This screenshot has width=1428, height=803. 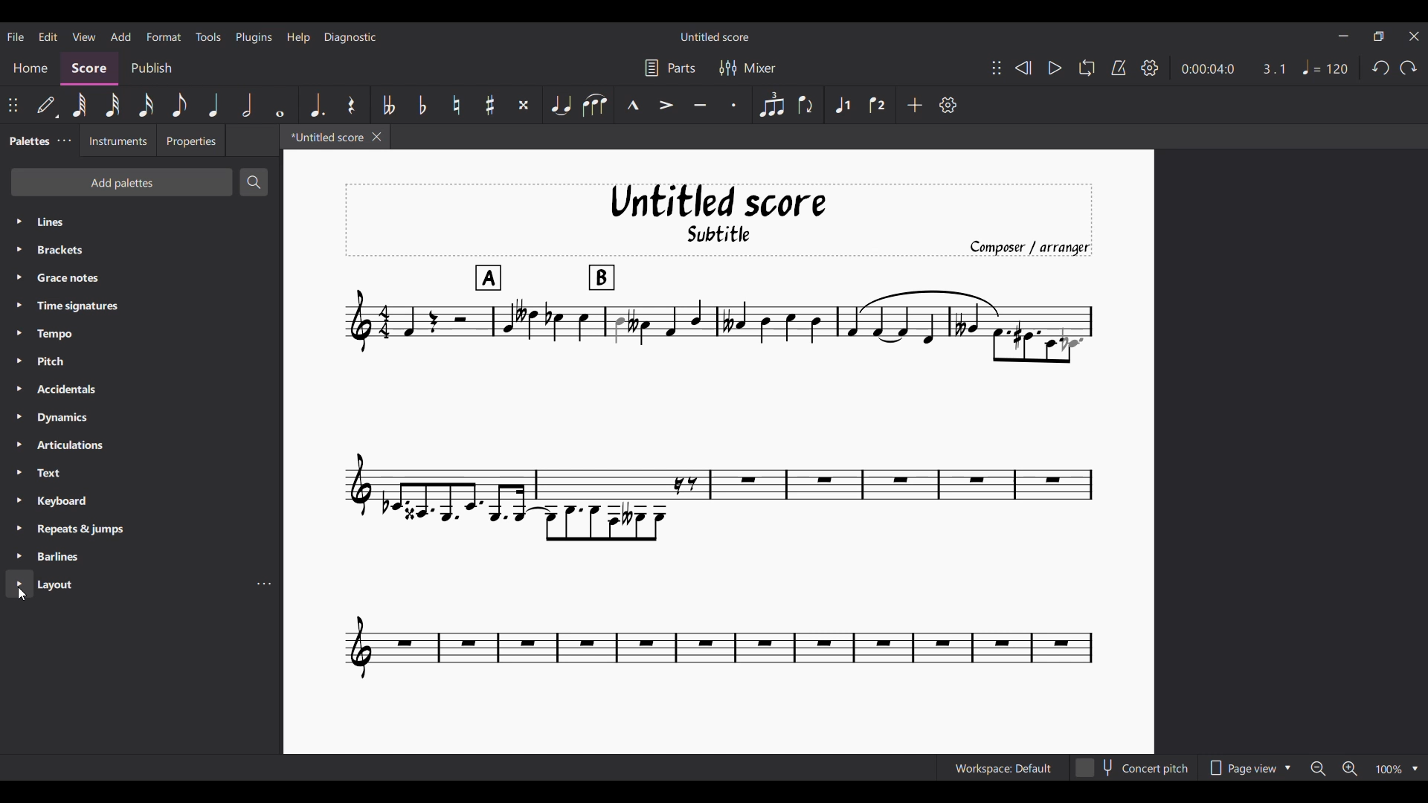 I want to click on Play, so click(x=1055, y=68).